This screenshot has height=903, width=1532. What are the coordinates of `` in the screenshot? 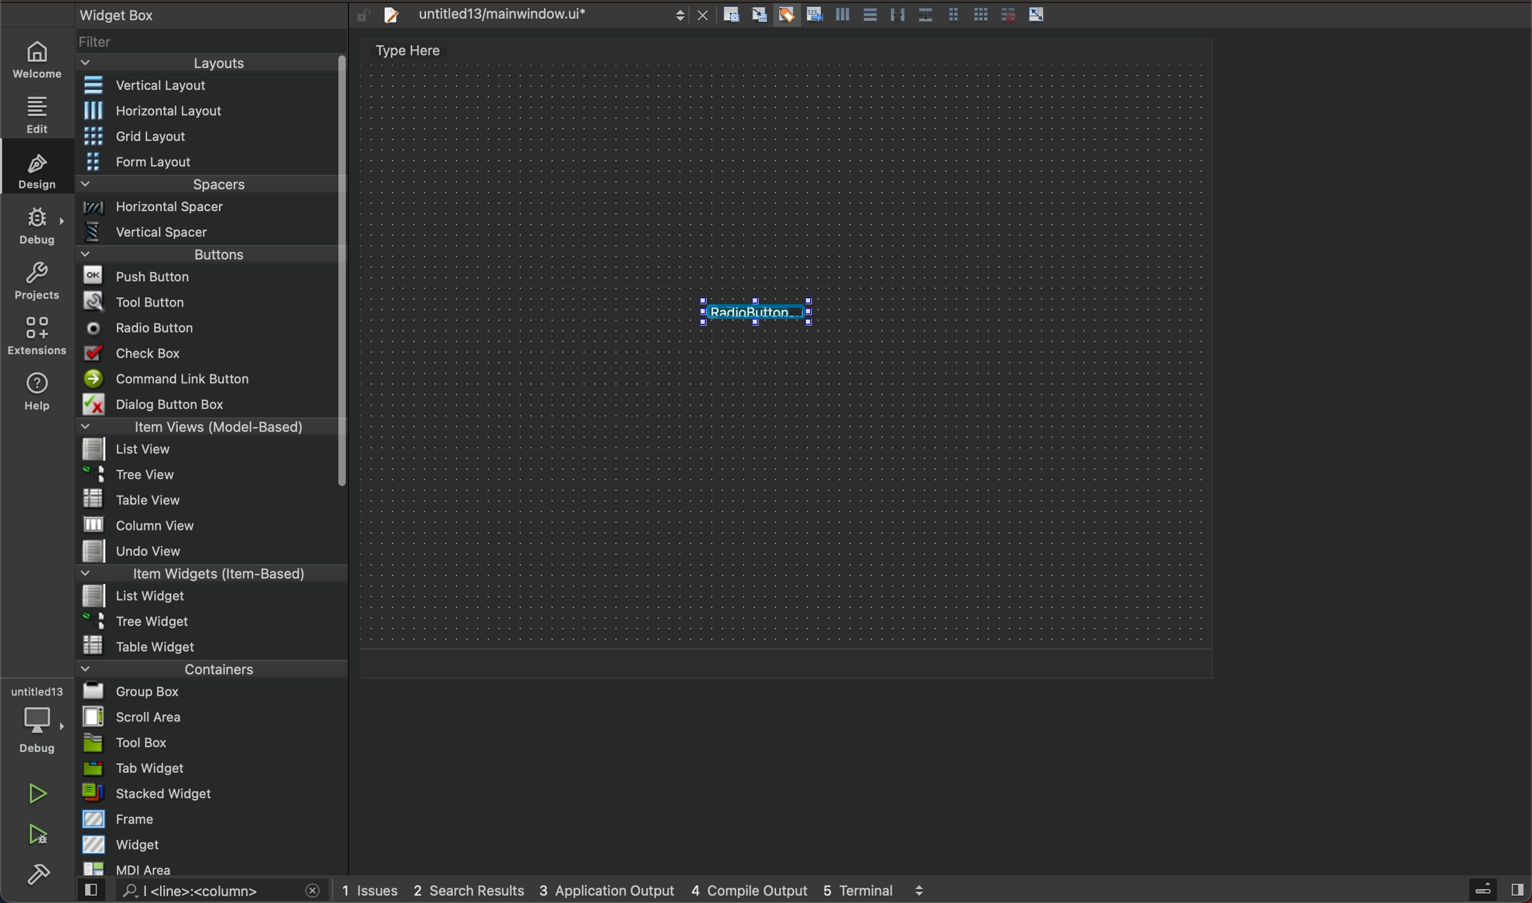 It's located at (210, 211).